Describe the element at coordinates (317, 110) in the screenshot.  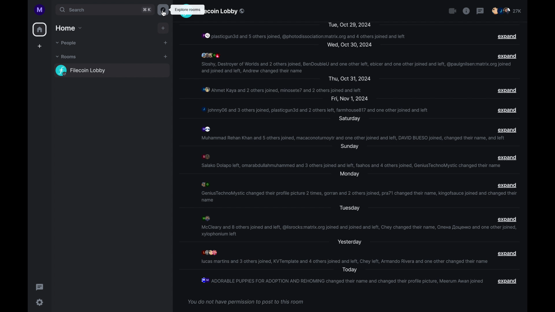
I see ` johnny06 and 3 others joined, plasticgun3d and 2 others left, farmhouse817 and one other joined and left` at that location.